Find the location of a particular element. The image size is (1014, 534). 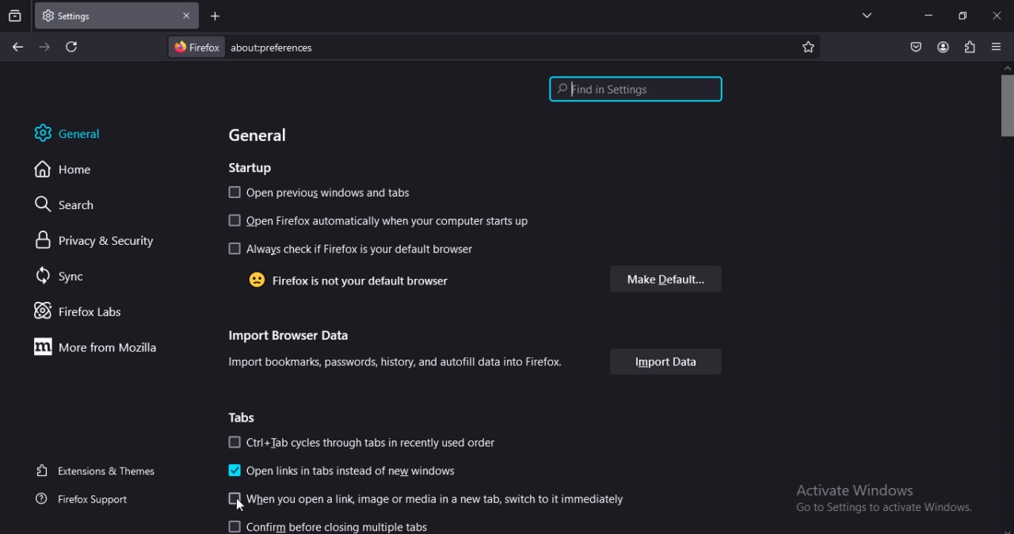

open application menu is located at coordinates (997, 45).